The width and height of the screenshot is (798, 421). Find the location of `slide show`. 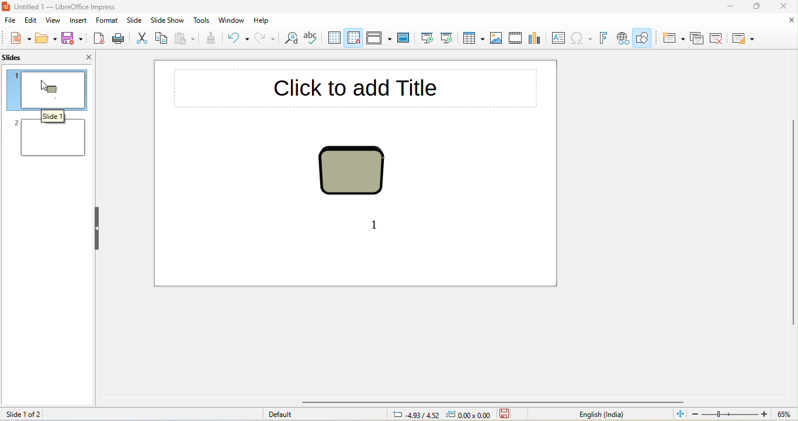

slide show is located at coordinates (166, 21).